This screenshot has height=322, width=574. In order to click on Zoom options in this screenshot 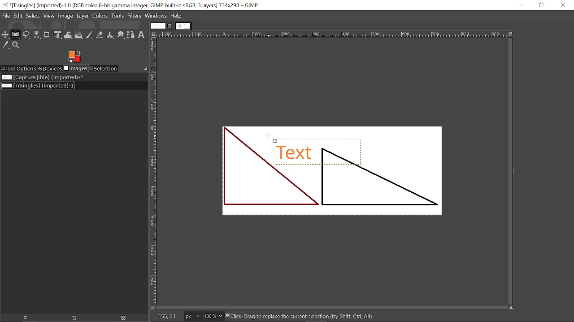, I will do `click(222, 316)`.